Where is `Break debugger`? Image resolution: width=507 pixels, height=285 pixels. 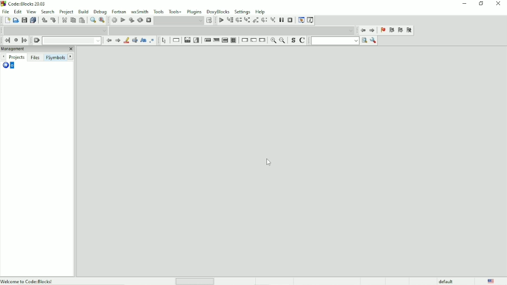
Break debugger is located at coordinates (282, 19).